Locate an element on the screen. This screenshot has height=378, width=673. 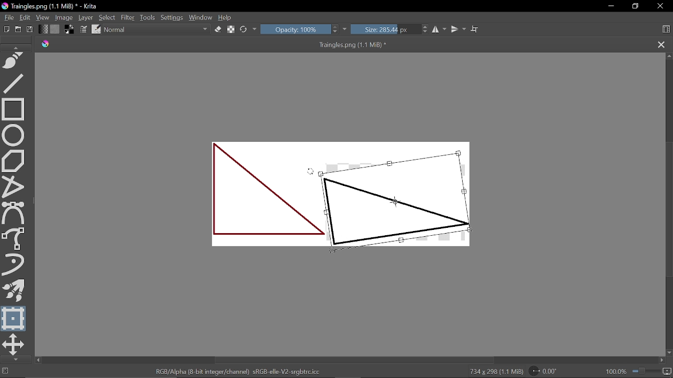
734 x 298 (1.1 MiB) is located at coordinates (493, 372).